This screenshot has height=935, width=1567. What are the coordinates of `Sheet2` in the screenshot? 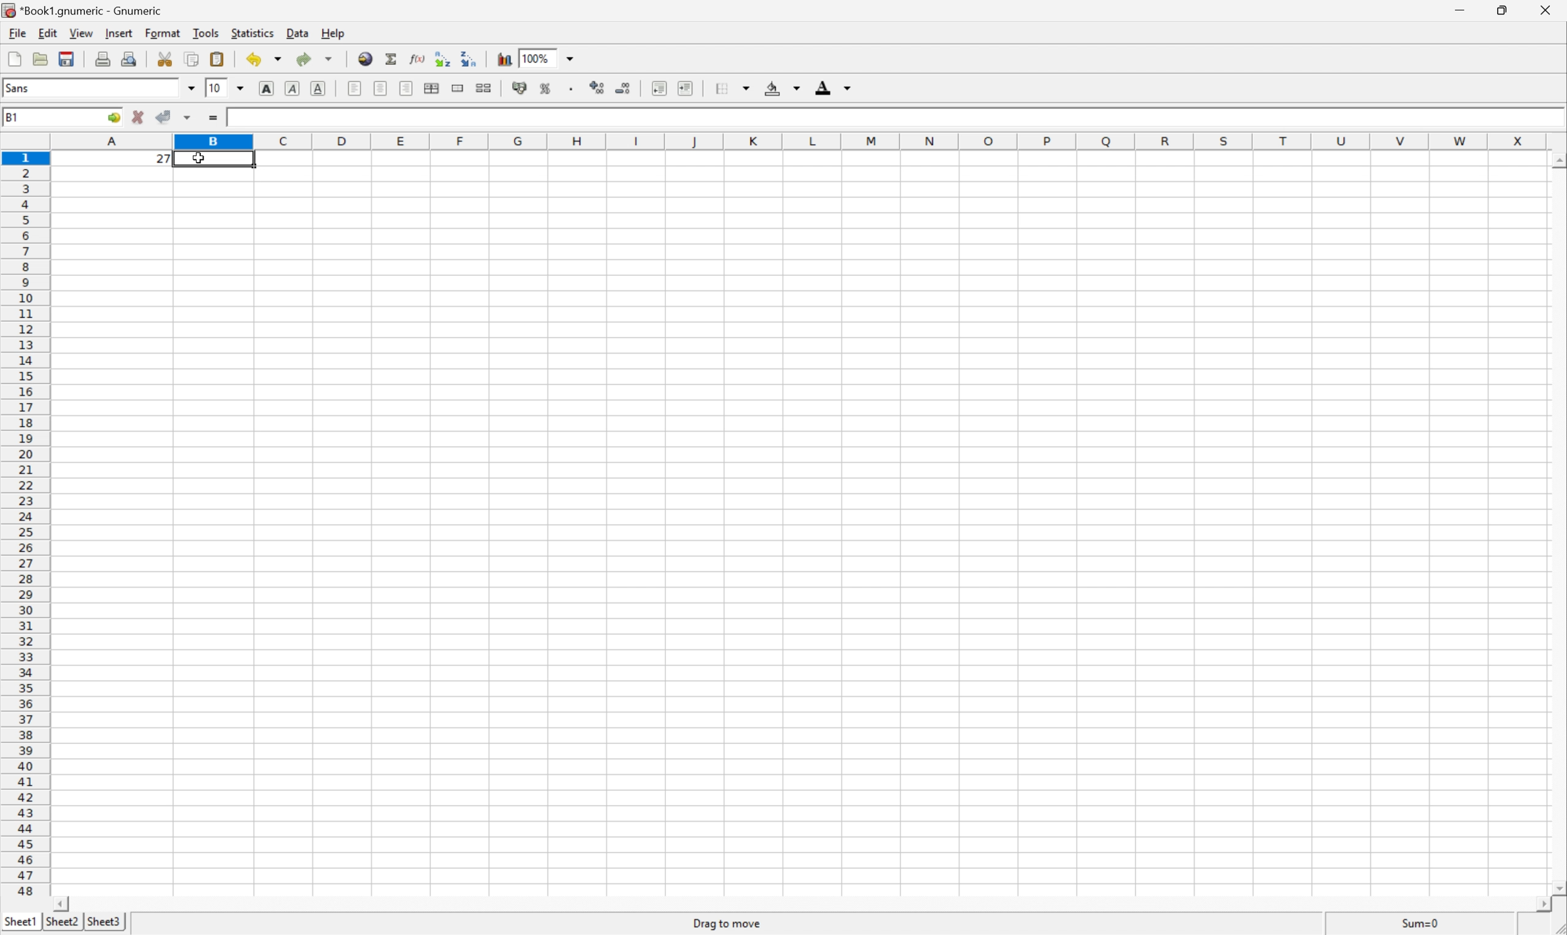 It's located at (64, 926).